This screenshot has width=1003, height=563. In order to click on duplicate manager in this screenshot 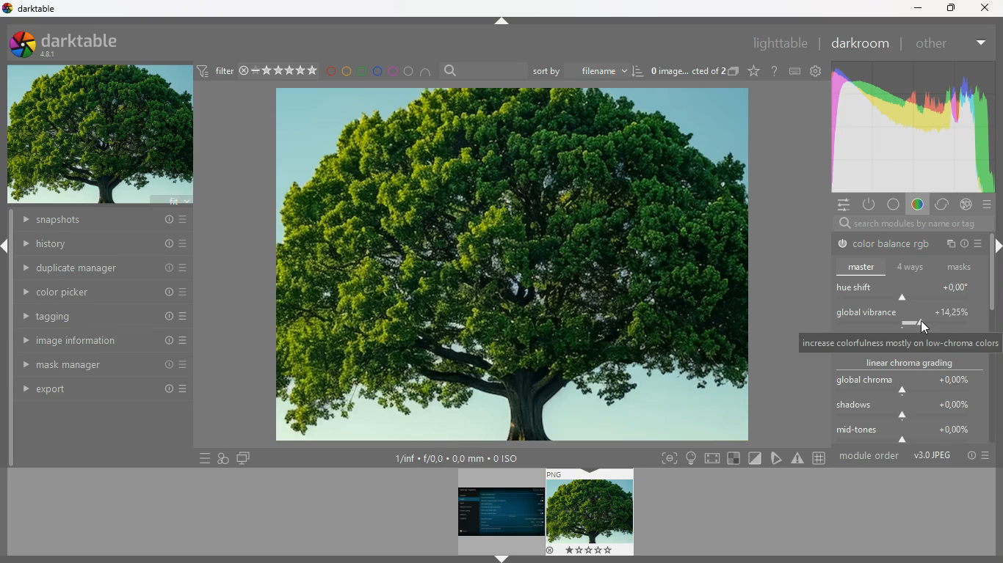, I will do `click(105, 267)`.